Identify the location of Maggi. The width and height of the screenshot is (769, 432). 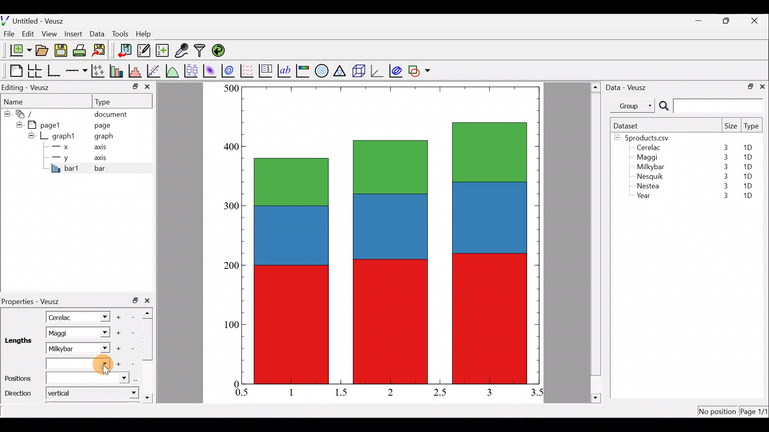
(67, 333).